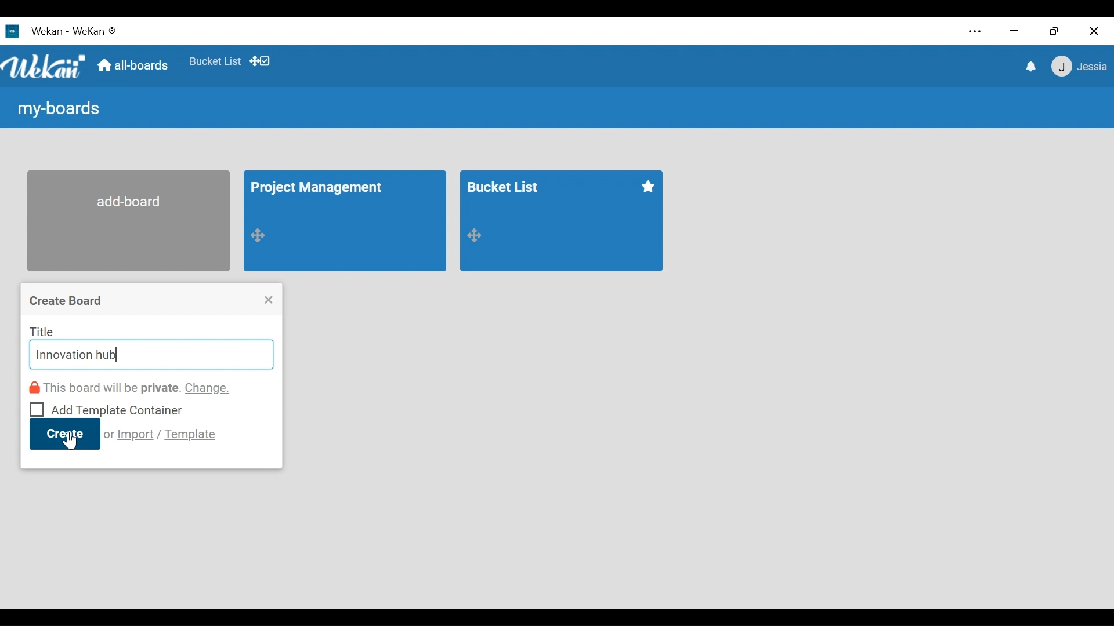 Image resolution: width=1114 pixels, height=626 pixels. I want to click on Change board privacy, so click(131, 388).